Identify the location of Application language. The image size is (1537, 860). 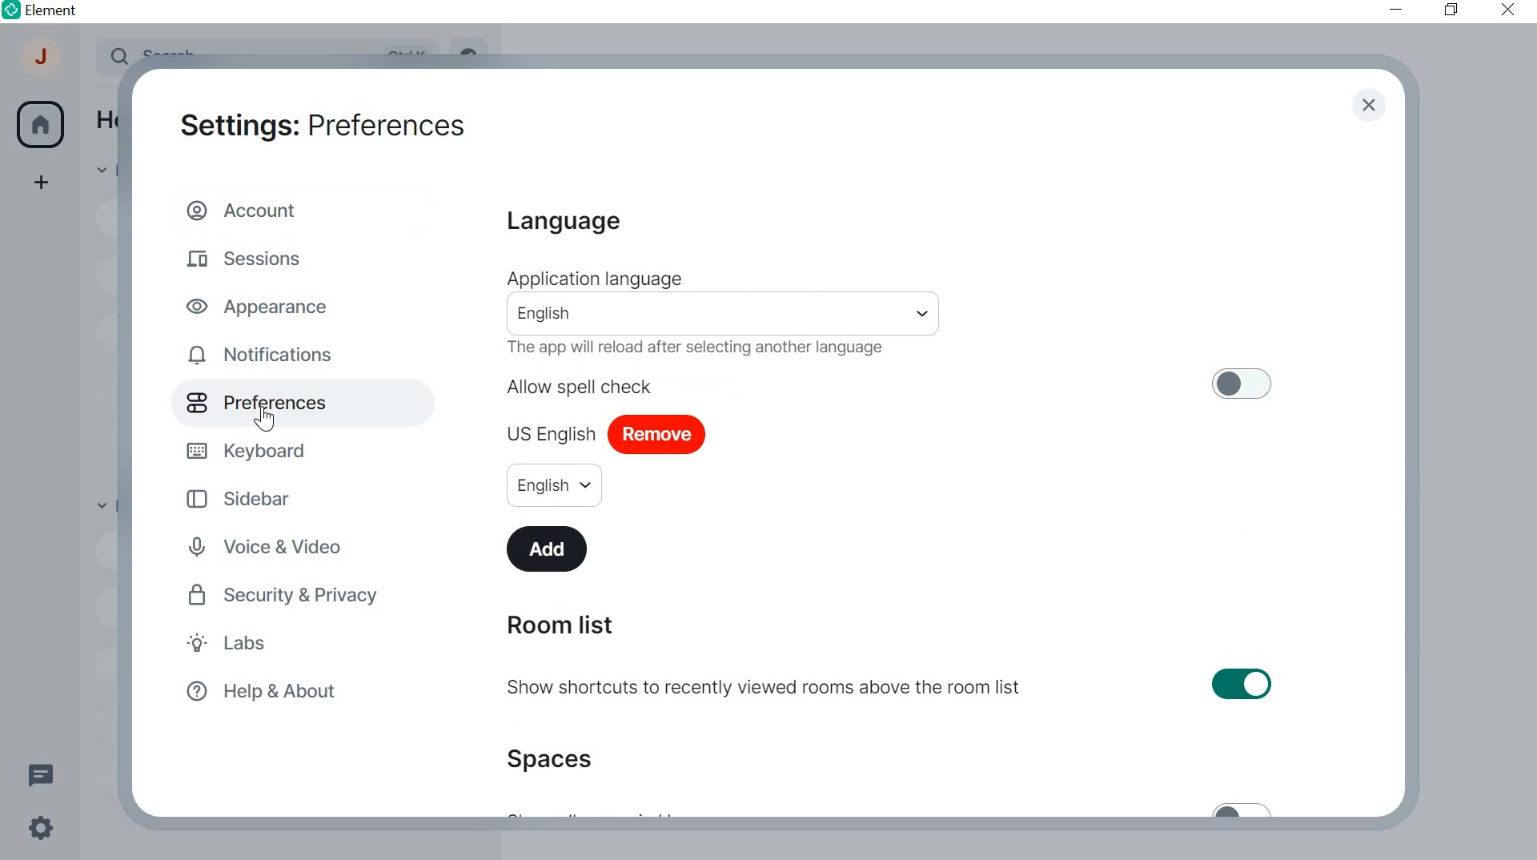
(593, 279).